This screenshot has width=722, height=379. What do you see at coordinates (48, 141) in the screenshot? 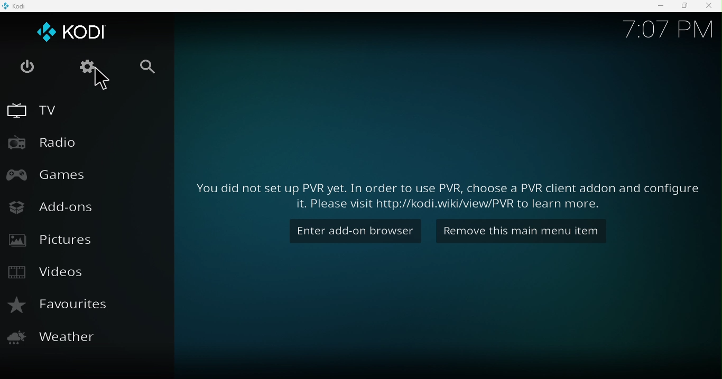
I see `Radio` at bounding box center [48, 141].